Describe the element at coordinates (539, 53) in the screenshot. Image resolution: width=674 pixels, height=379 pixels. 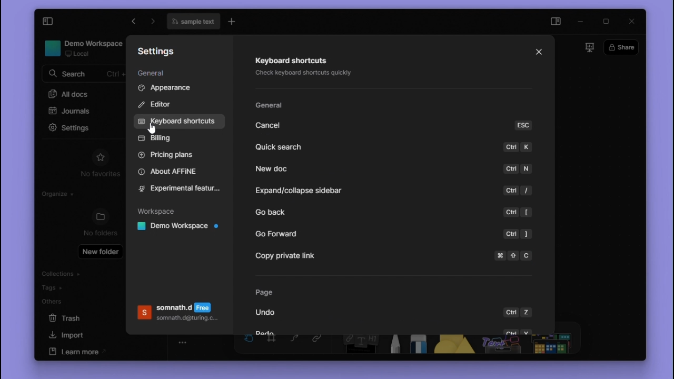
I see `Close` at that location.